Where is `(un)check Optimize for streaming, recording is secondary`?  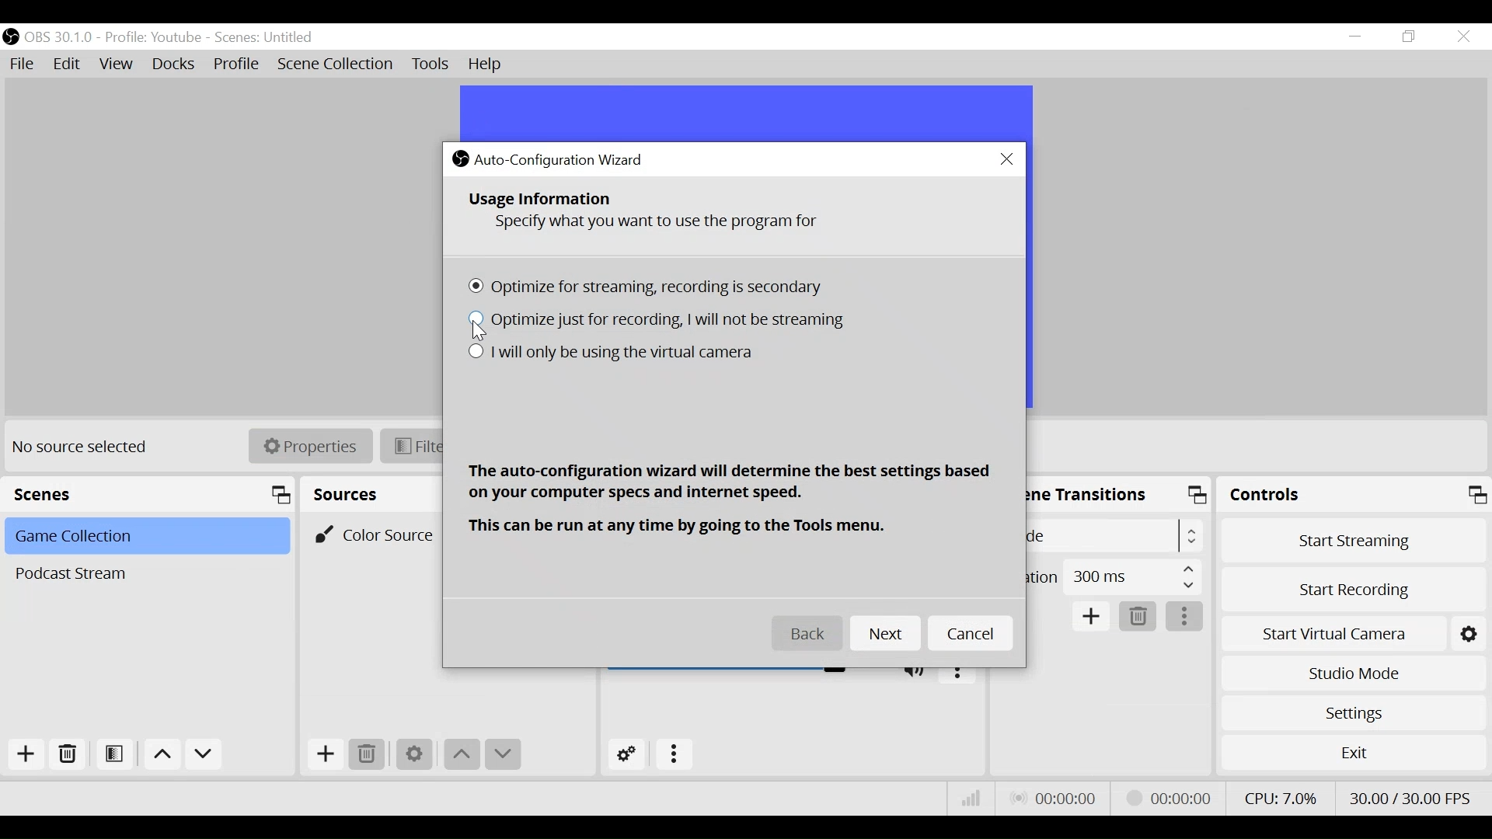 (un)check Optimize for streaming, recording is secondary is located at coordinates (651, 290).